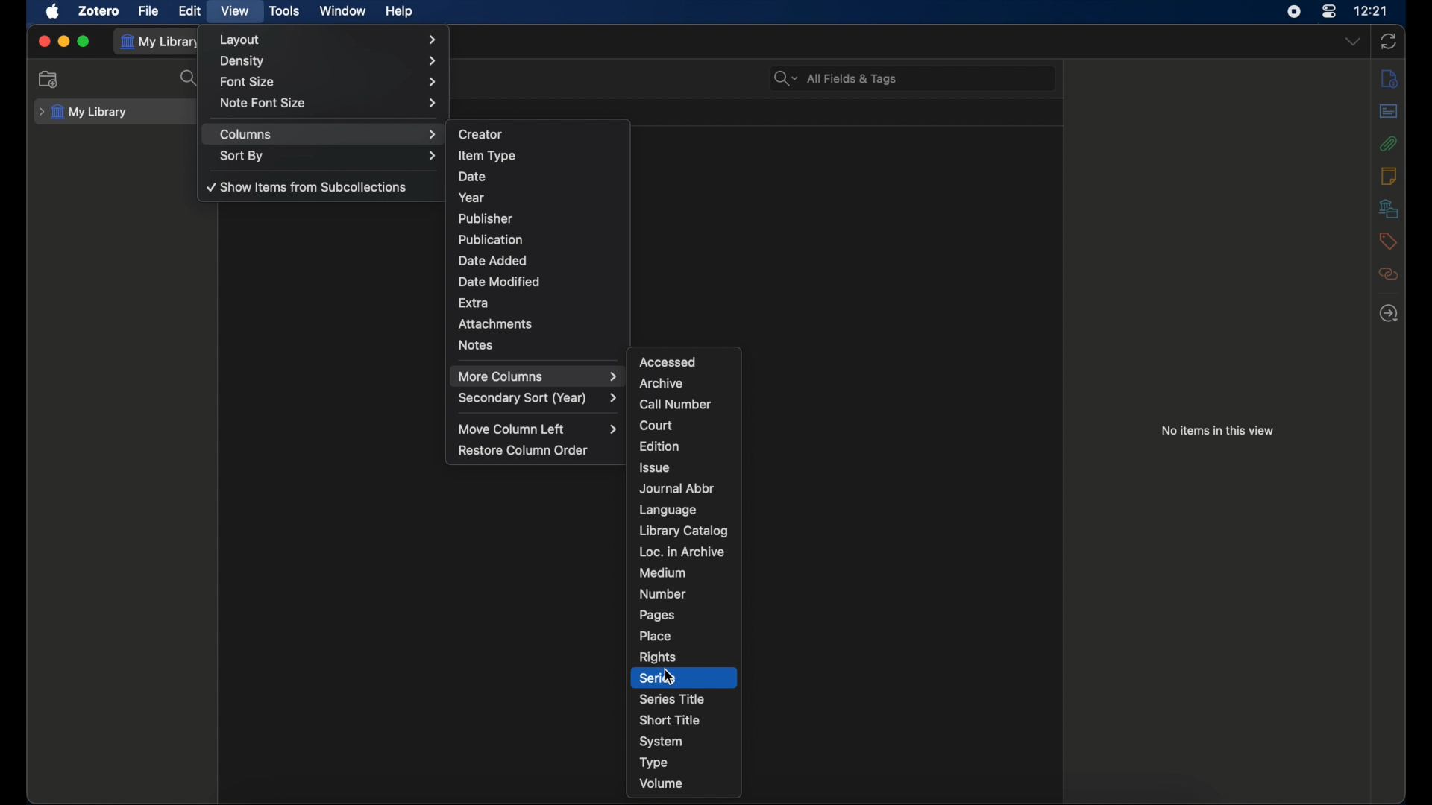 This screenshot has width=1432, height=805. What do you see at coordinates (53, 11) in the screenshot?
I see `apple` at bounding box center [53, 11].